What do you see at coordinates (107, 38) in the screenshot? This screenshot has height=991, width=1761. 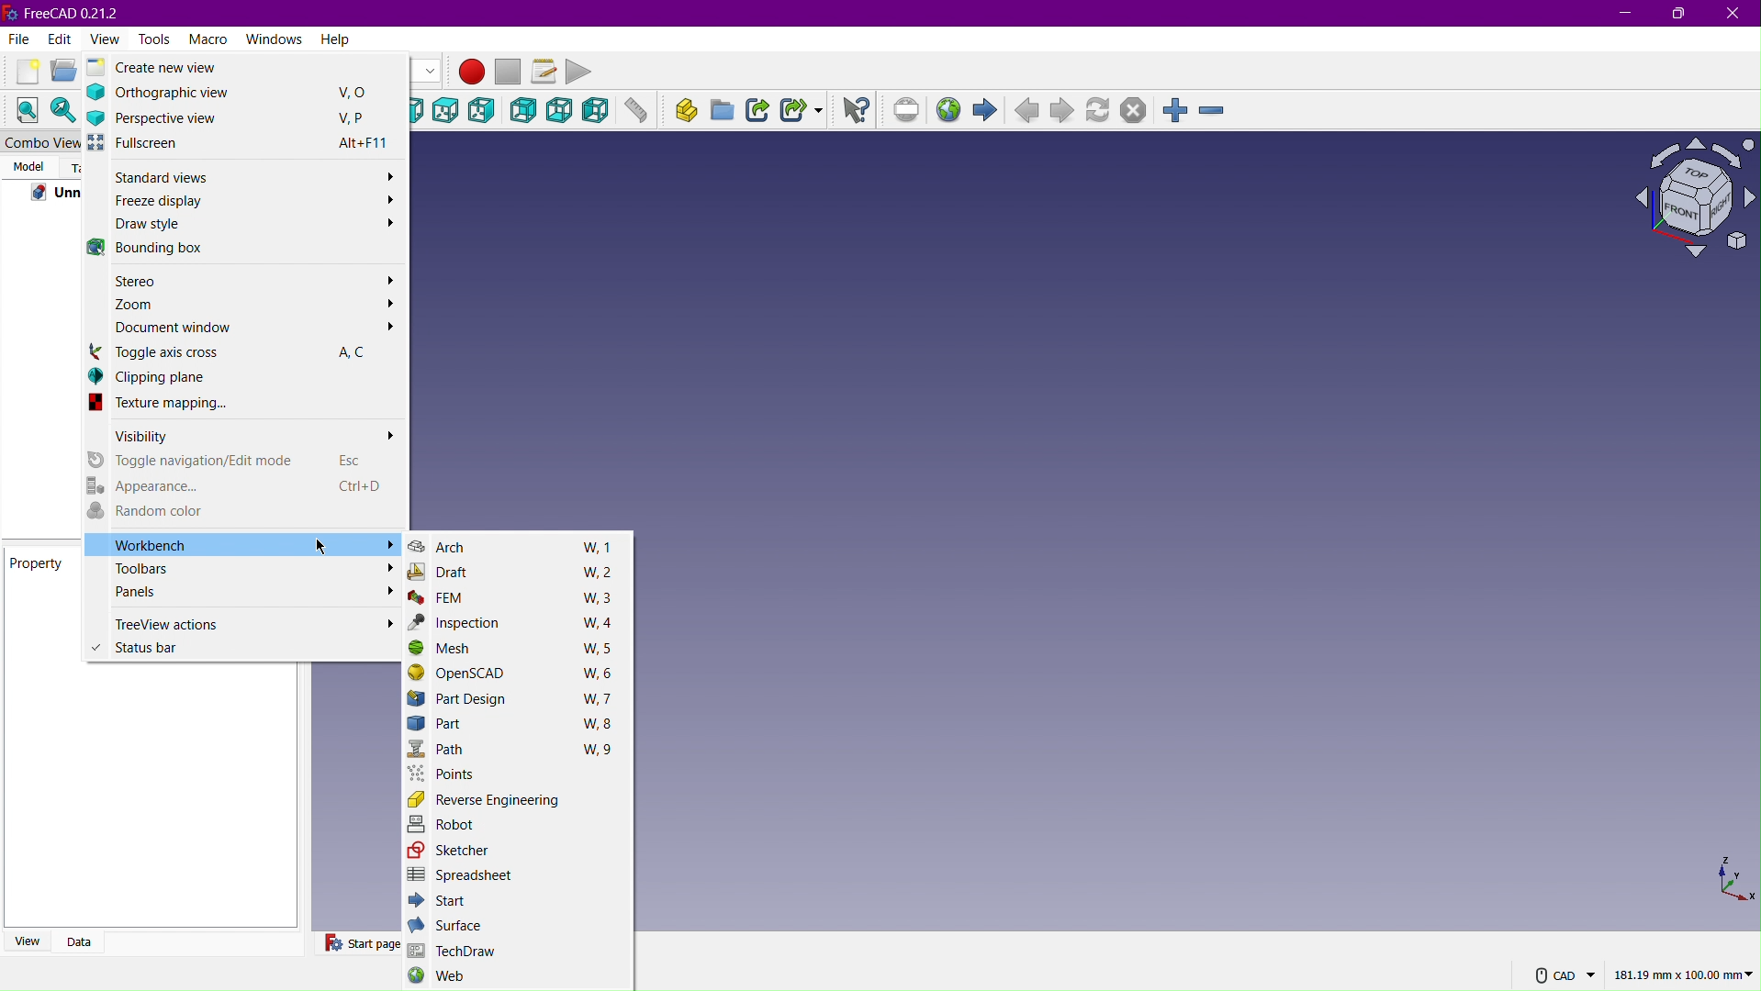 I see `View` at bounding box center [107, 38].